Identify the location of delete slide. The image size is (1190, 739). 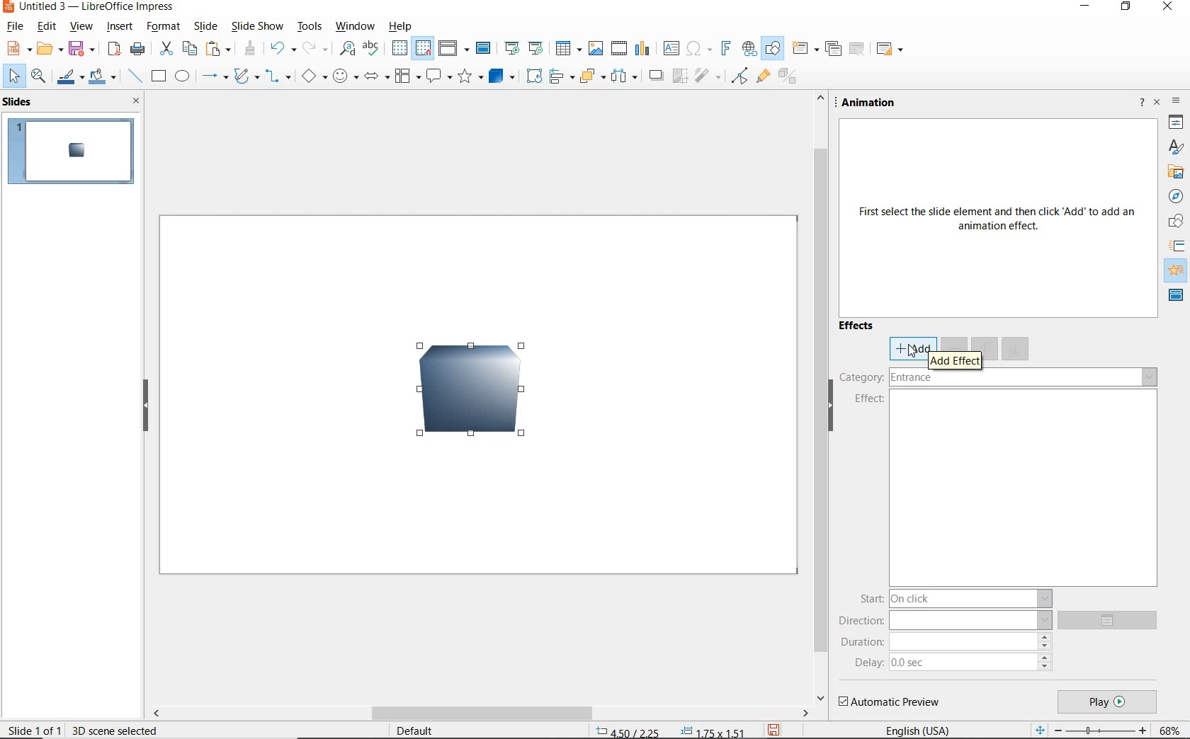
(858, 49).